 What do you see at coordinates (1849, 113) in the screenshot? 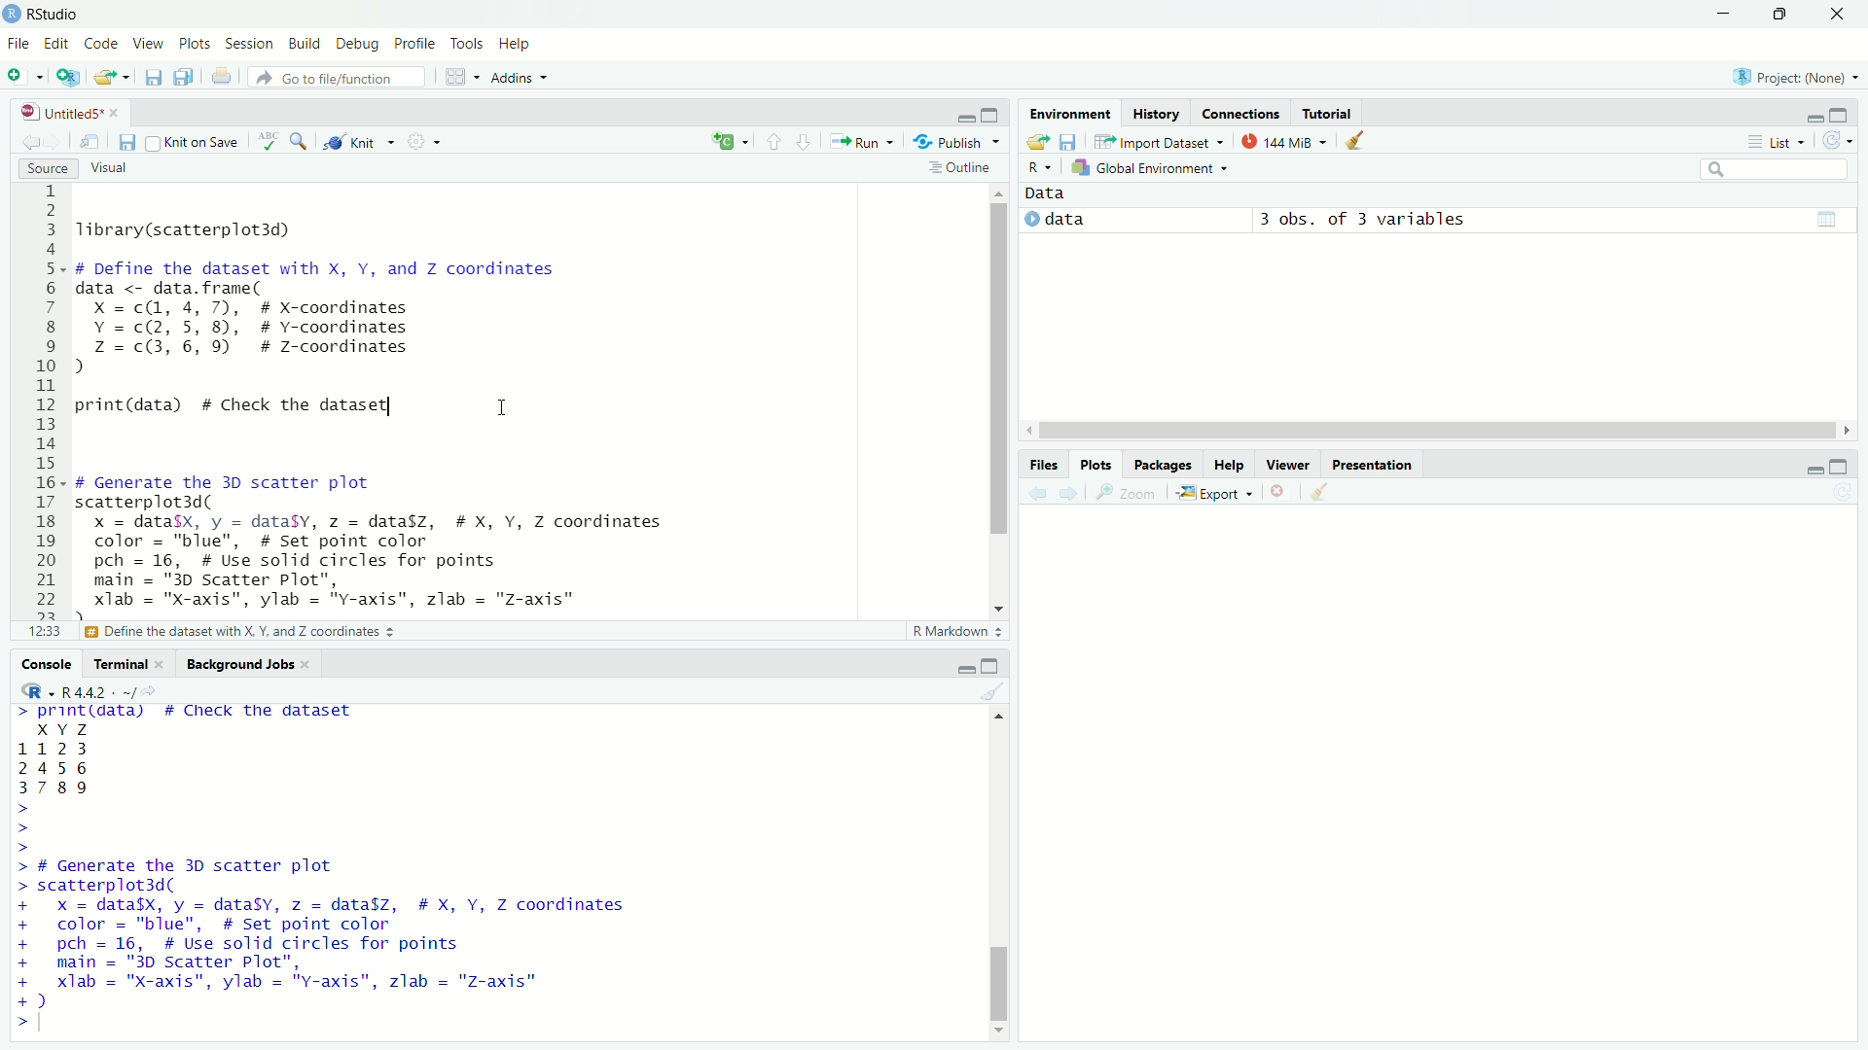
I see `maximize` at bounding box center [1849, 113].